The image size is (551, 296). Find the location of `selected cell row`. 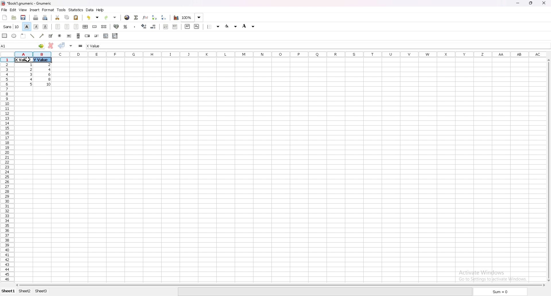

selected cell row is located at coordinates (8, 59).